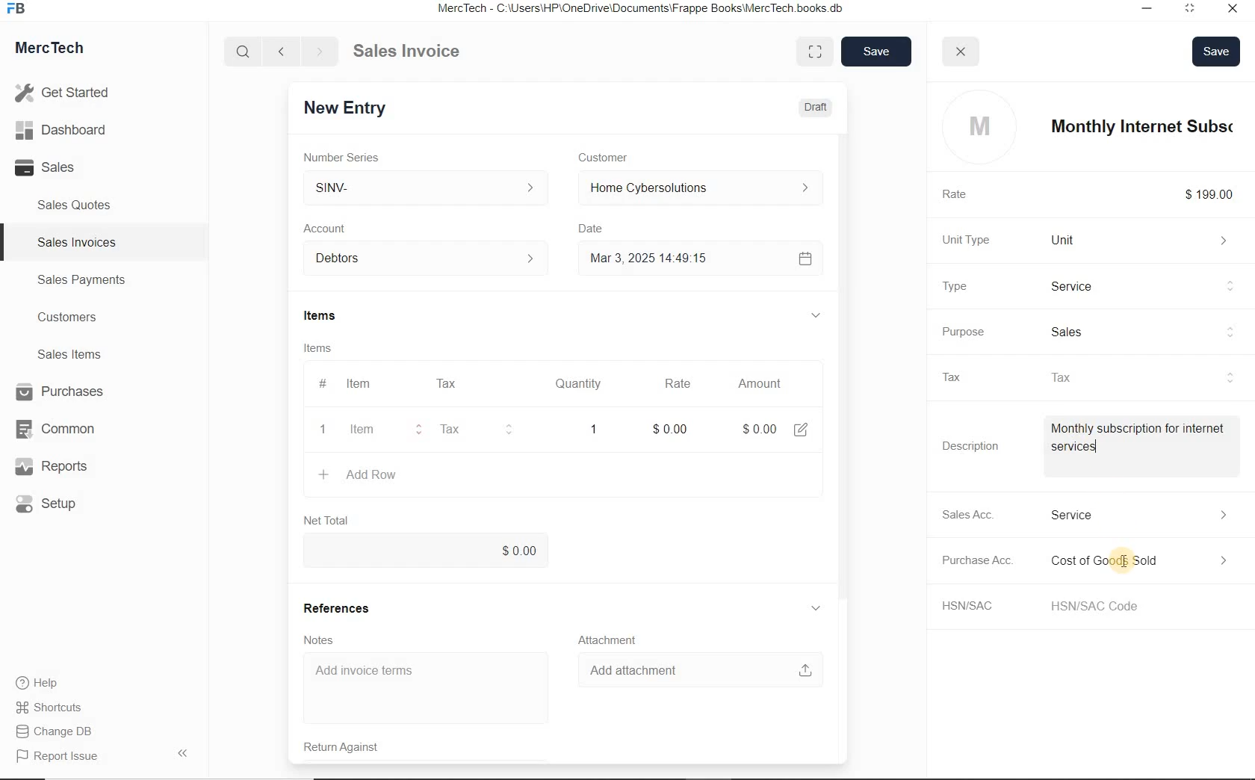 This screenshot has width=1255, height=780. I want to click on Home Cyber Solutions, so click(695, 188).